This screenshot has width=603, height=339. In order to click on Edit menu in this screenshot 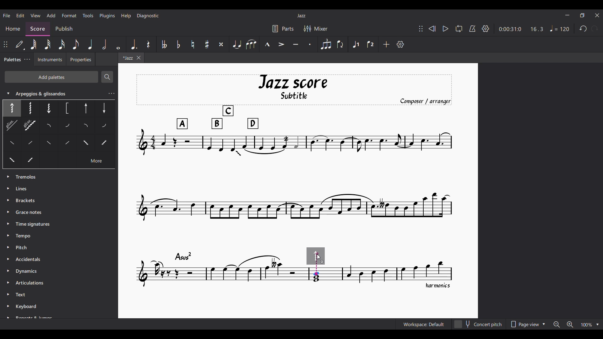, I will do `click(20, 15)`.